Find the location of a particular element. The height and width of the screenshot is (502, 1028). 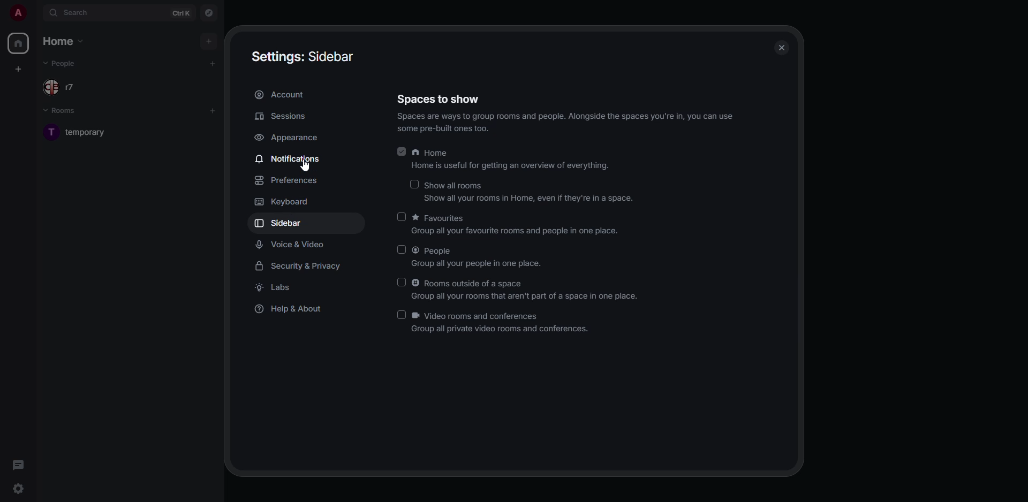

help & about is located at coordinates (291, 310).